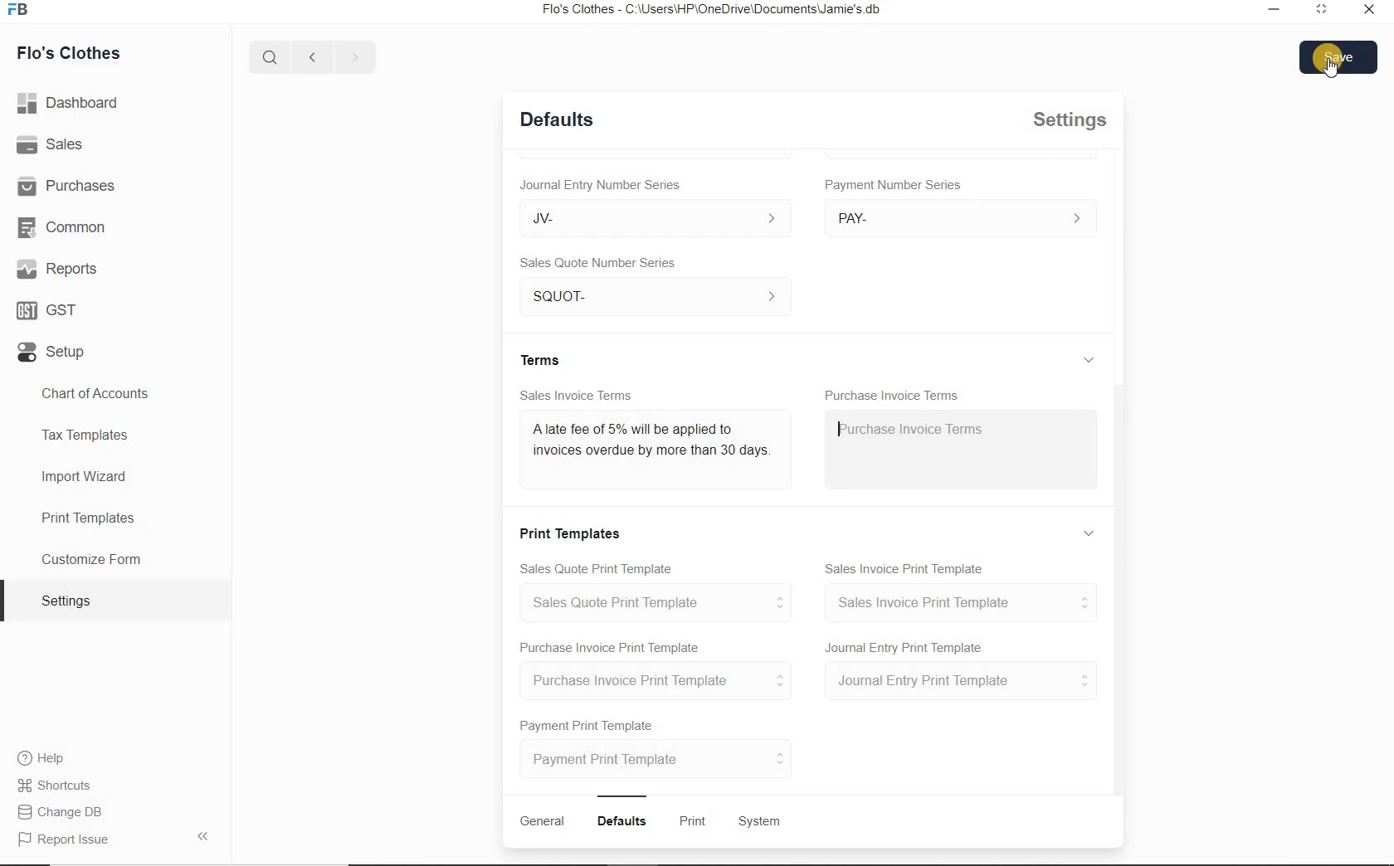 This screenshot has width=1394, height=866. What do you see at coordinates (90, 434) in the screenshot?
I see `Tax Templates` at bounding box center [90, 434].